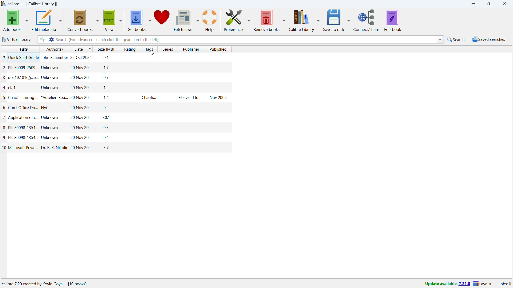 The image size is (513, 288). I want to click on , so click(162, 19).